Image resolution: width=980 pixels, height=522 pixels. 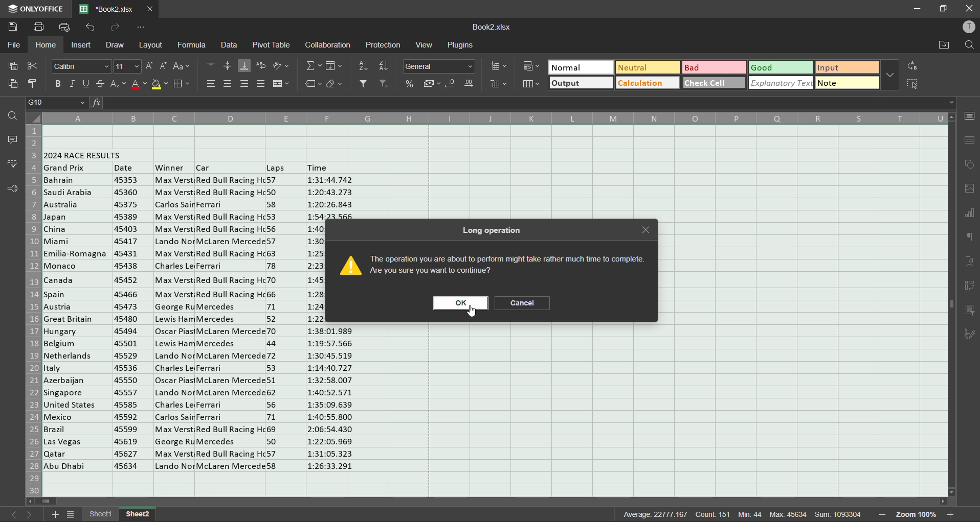 What do you see at coordinates (581, 83) in the screenshot?
I see `output` at bounding box center [581, 83].